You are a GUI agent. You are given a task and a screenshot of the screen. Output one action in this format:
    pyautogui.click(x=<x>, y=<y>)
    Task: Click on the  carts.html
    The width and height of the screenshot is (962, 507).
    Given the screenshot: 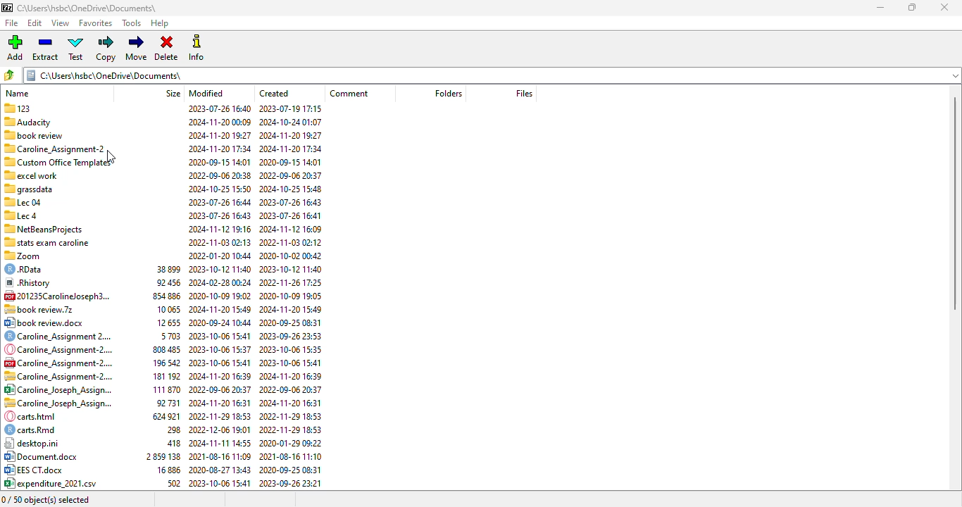 What is the action you would take?
    pyautogui.click(x=36, y=416)
    